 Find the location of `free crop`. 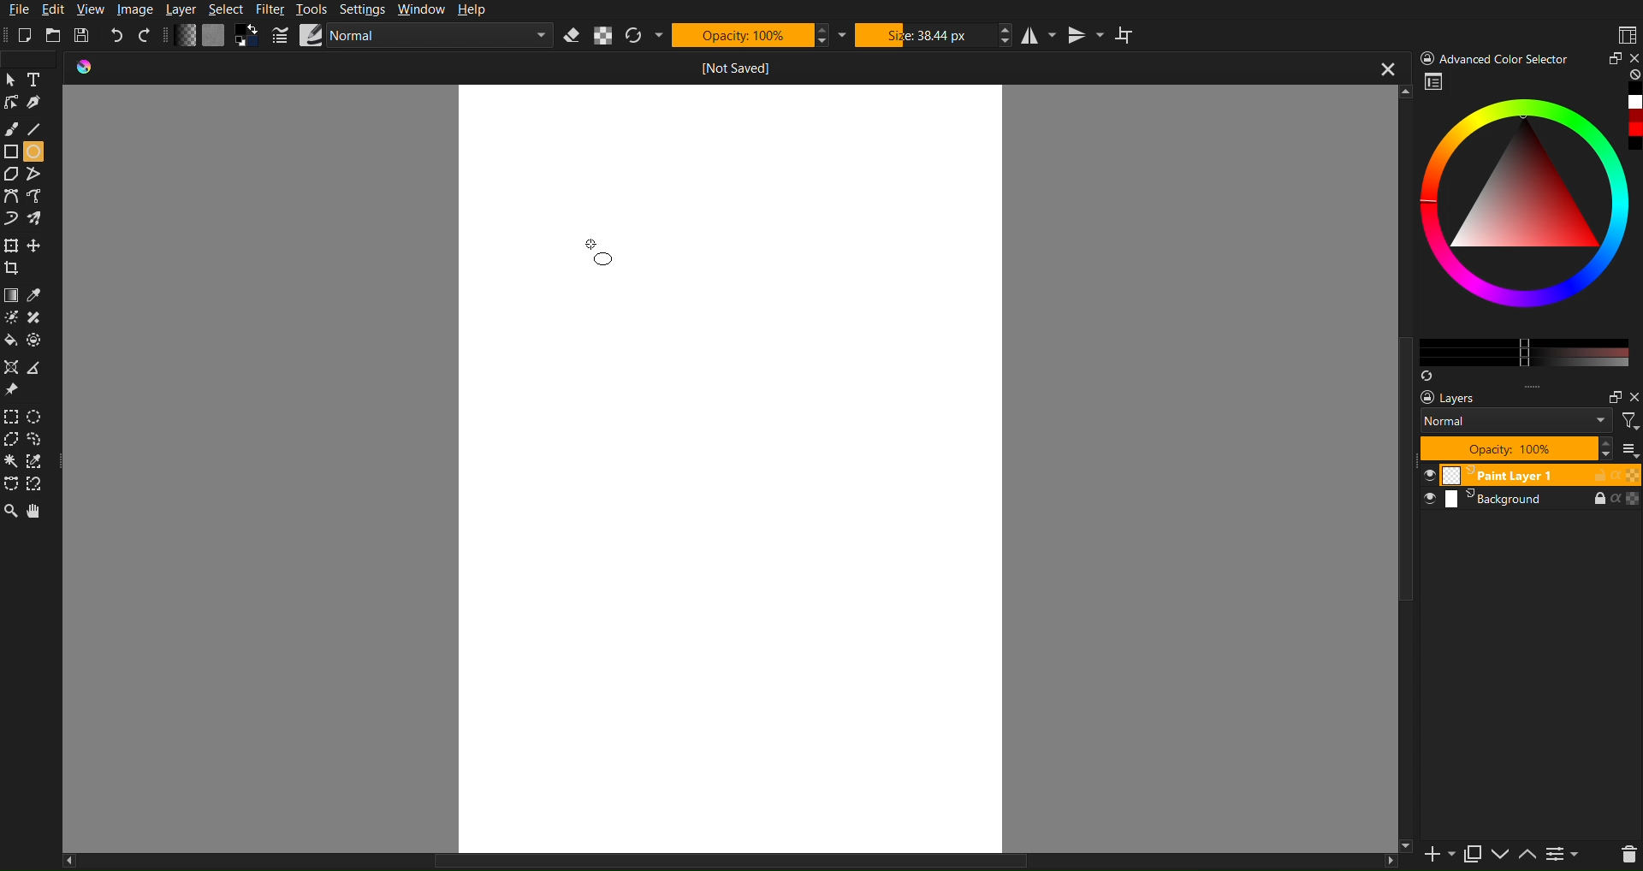

free crop is located at coordinates (37, 249).